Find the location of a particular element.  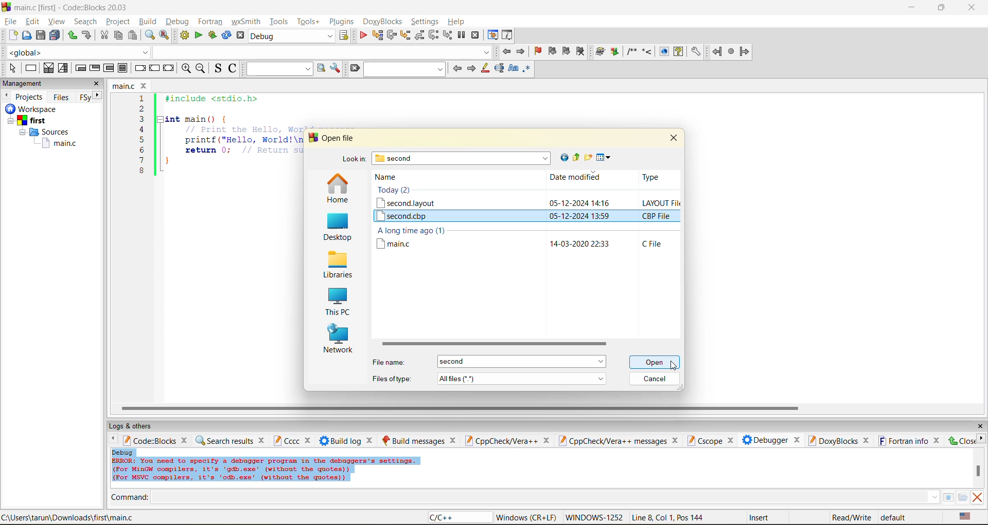

forward is located at coordinates (745, 51).